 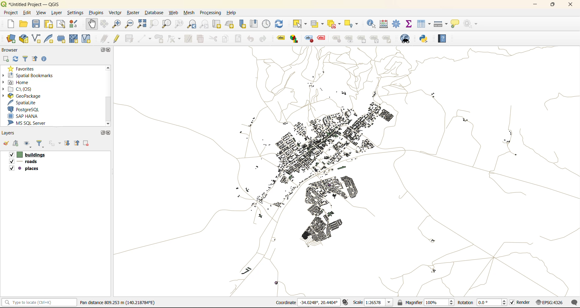 I want to click on temporary scratch layer, so click(x=61, y=39).